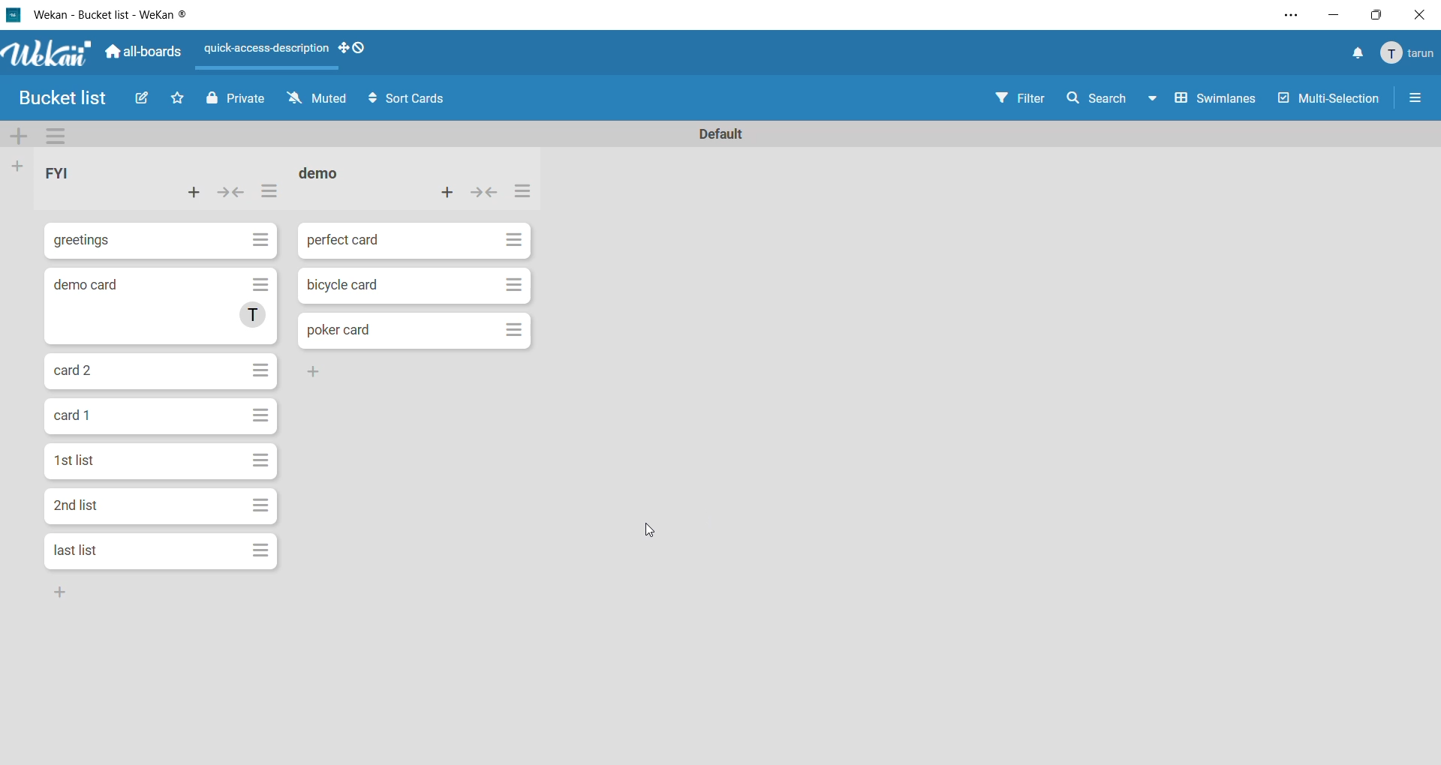  Describe the element at coordinates (63, 98) in the screenshot. I see `bucket list` at that location.